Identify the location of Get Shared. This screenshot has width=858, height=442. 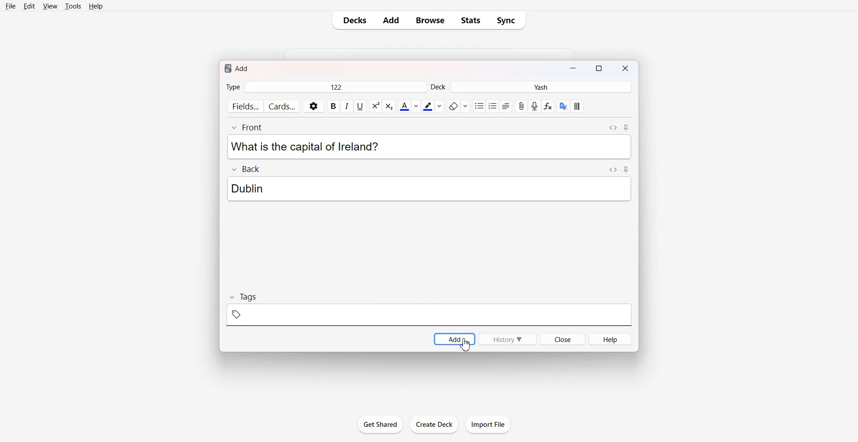
(379, 424).